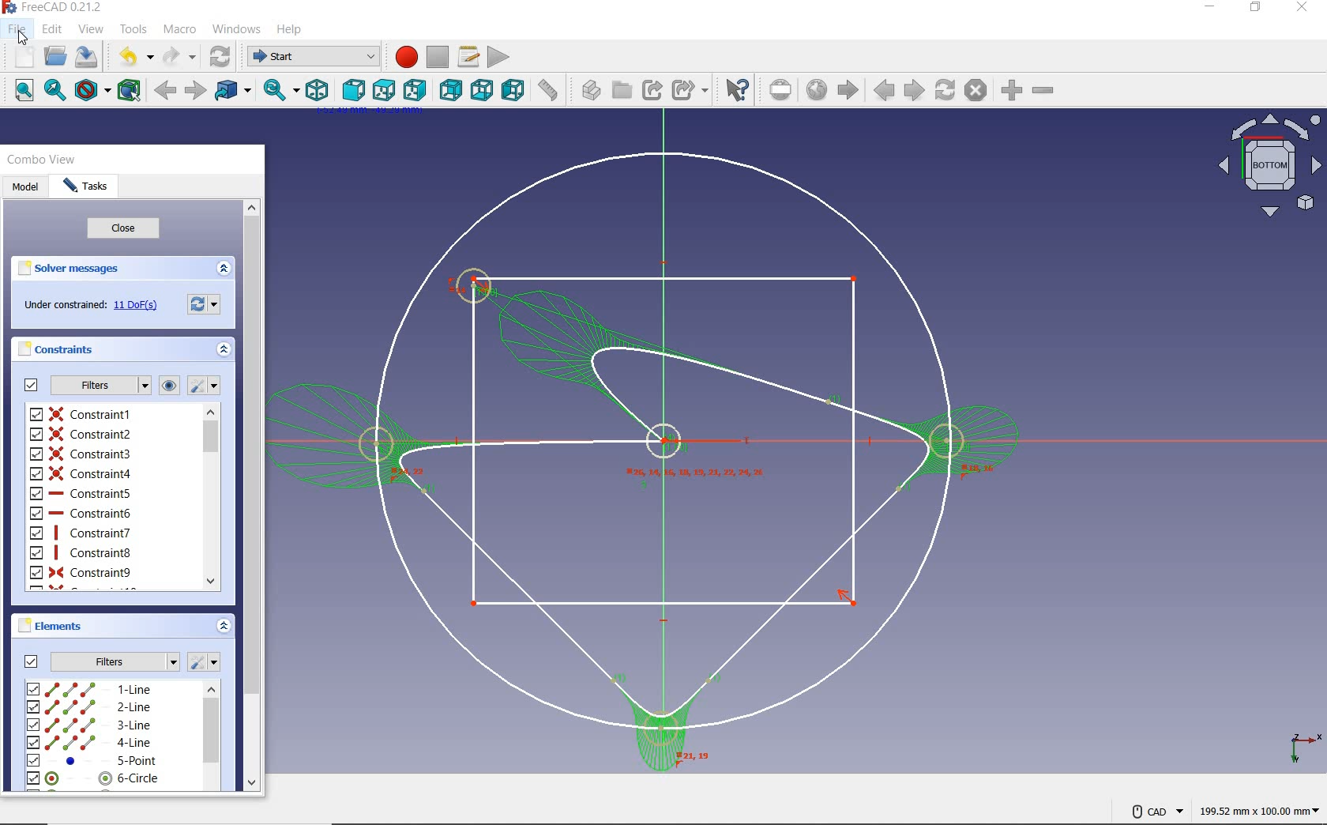  I want to click on macro recording, so click(402, 55).